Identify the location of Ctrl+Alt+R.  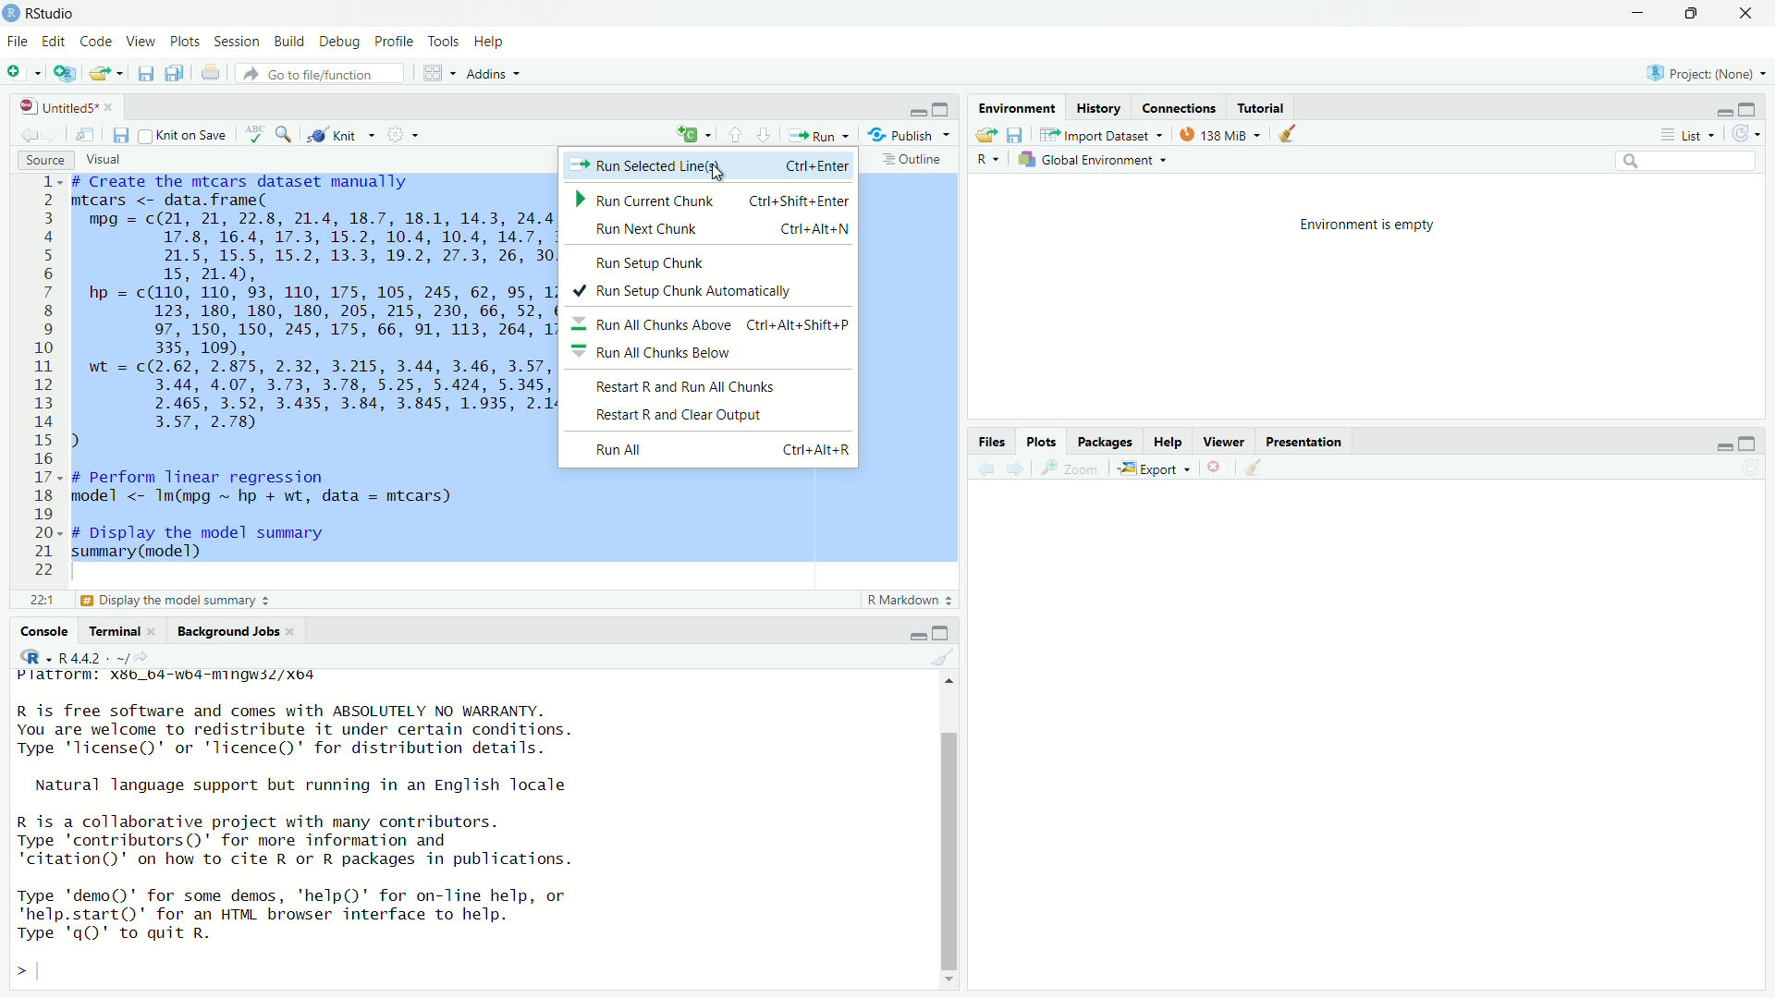
(814, 449).